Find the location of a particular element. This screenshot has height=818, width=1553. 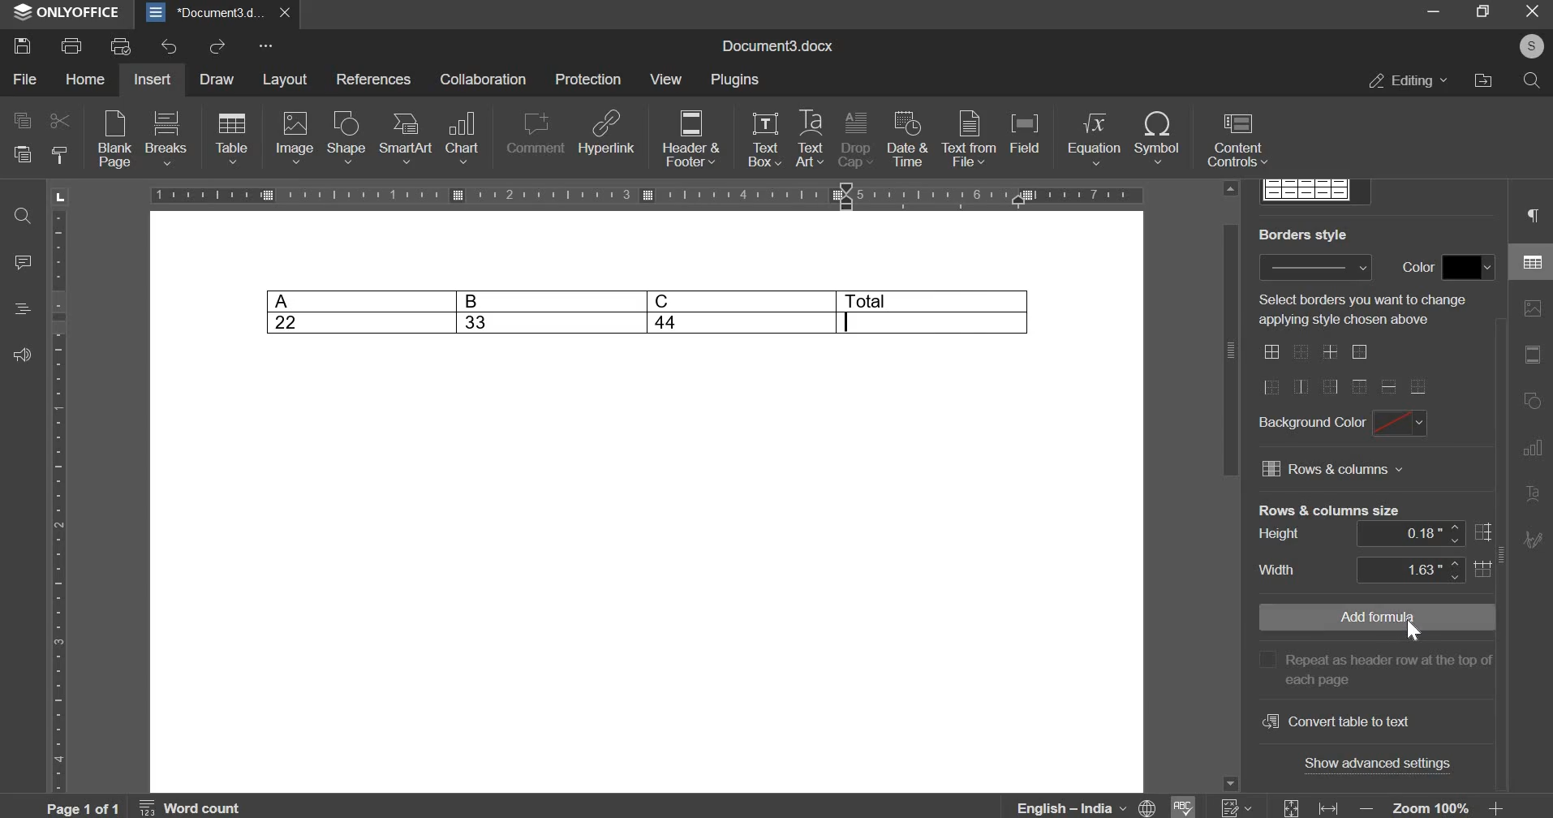

smart art is located at coordinates (405, 137).